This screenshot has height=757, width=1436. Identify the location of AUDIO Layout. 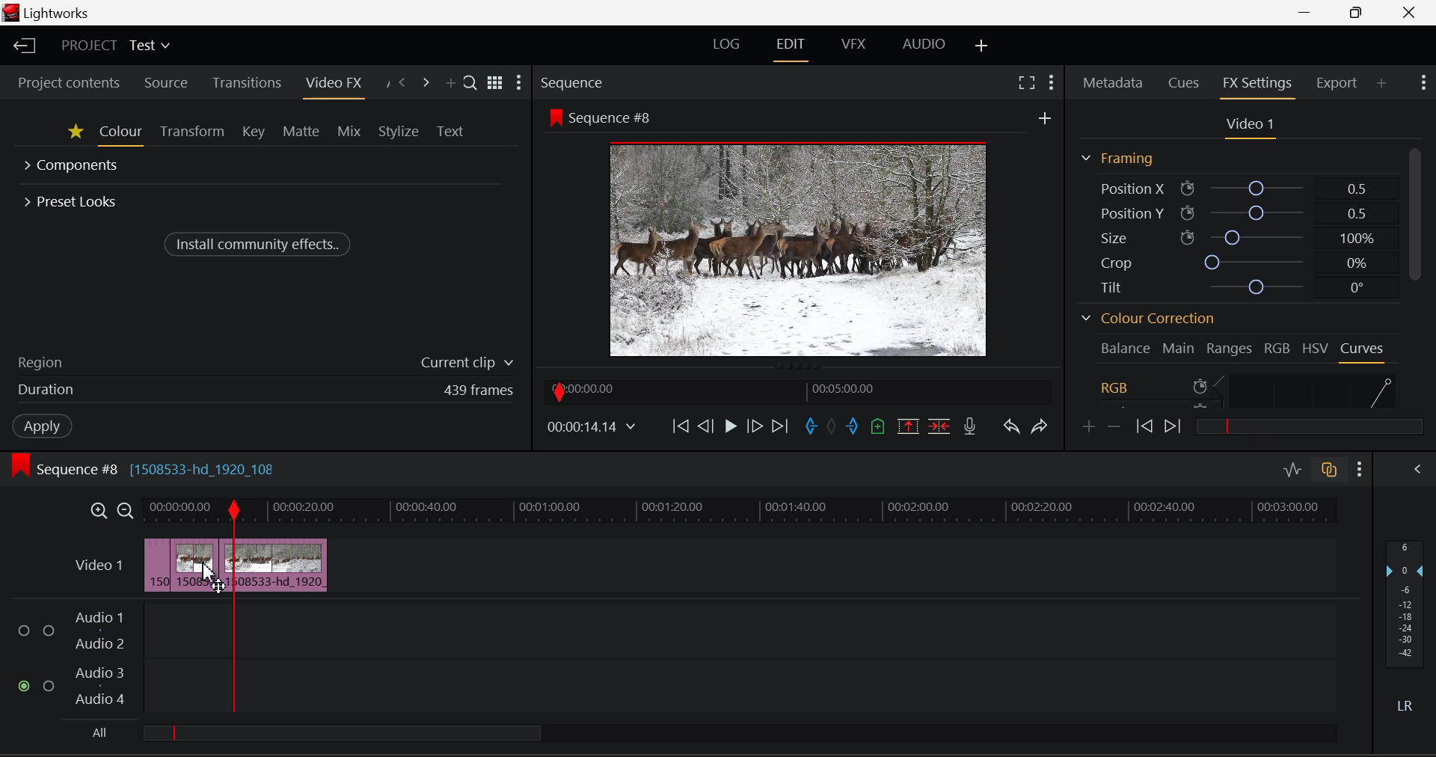
(926, 44).